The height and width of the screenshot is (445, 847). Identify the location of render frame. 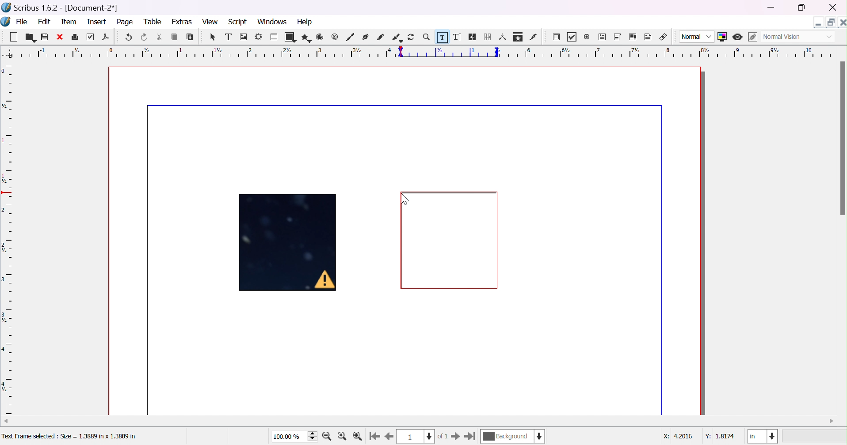
(259, 36).